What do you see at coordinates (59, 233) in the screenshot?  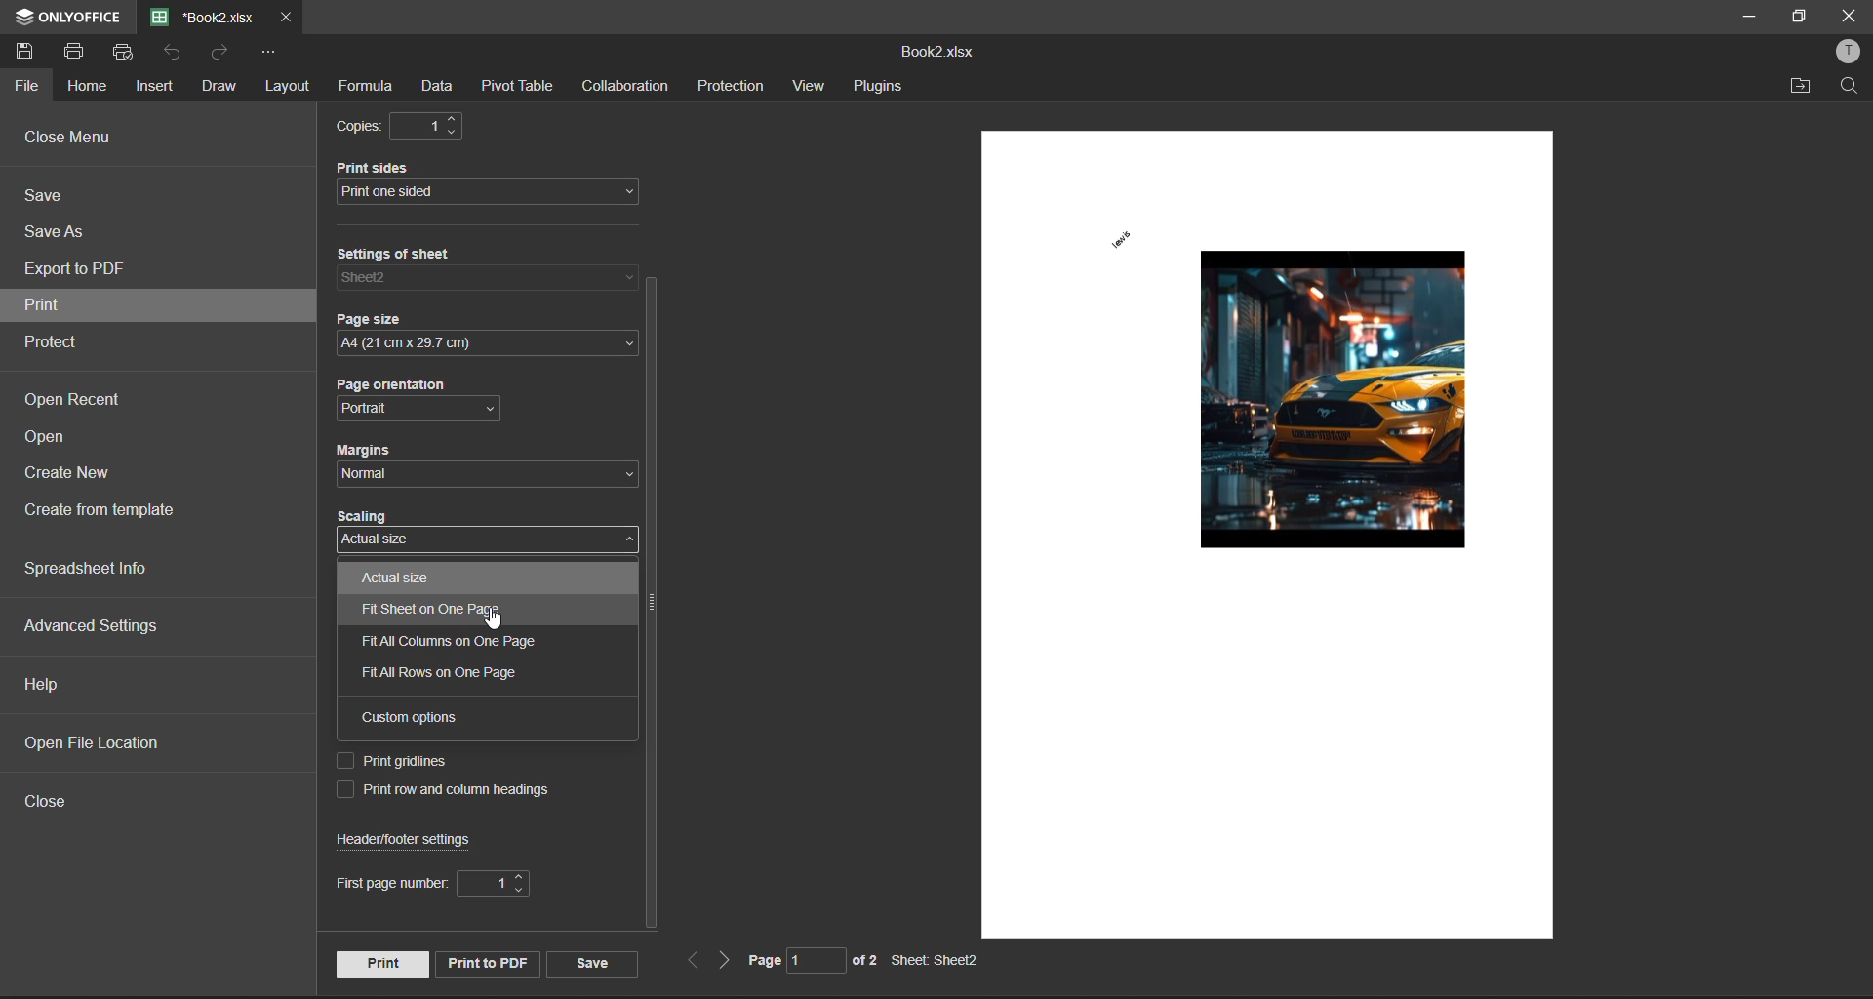 I see `save as` at bounding box center [59, 233].